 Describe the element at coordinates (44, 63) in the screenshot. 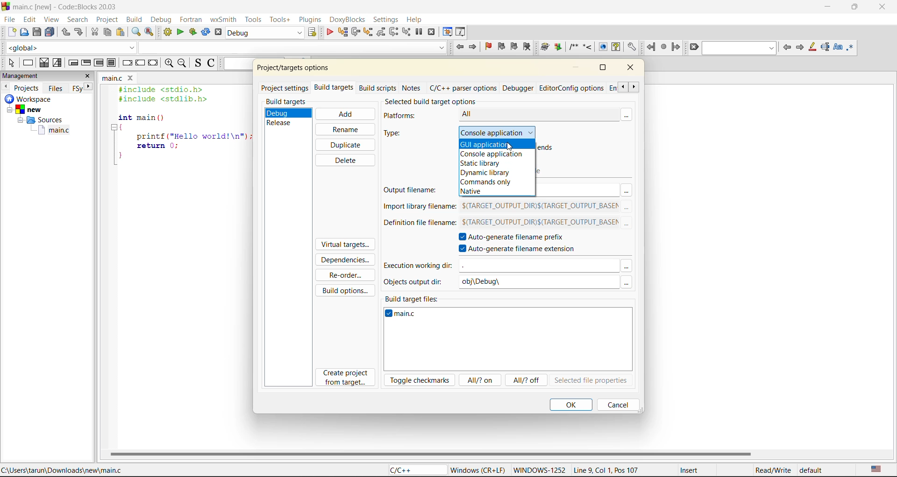

I see `decision` at that location.